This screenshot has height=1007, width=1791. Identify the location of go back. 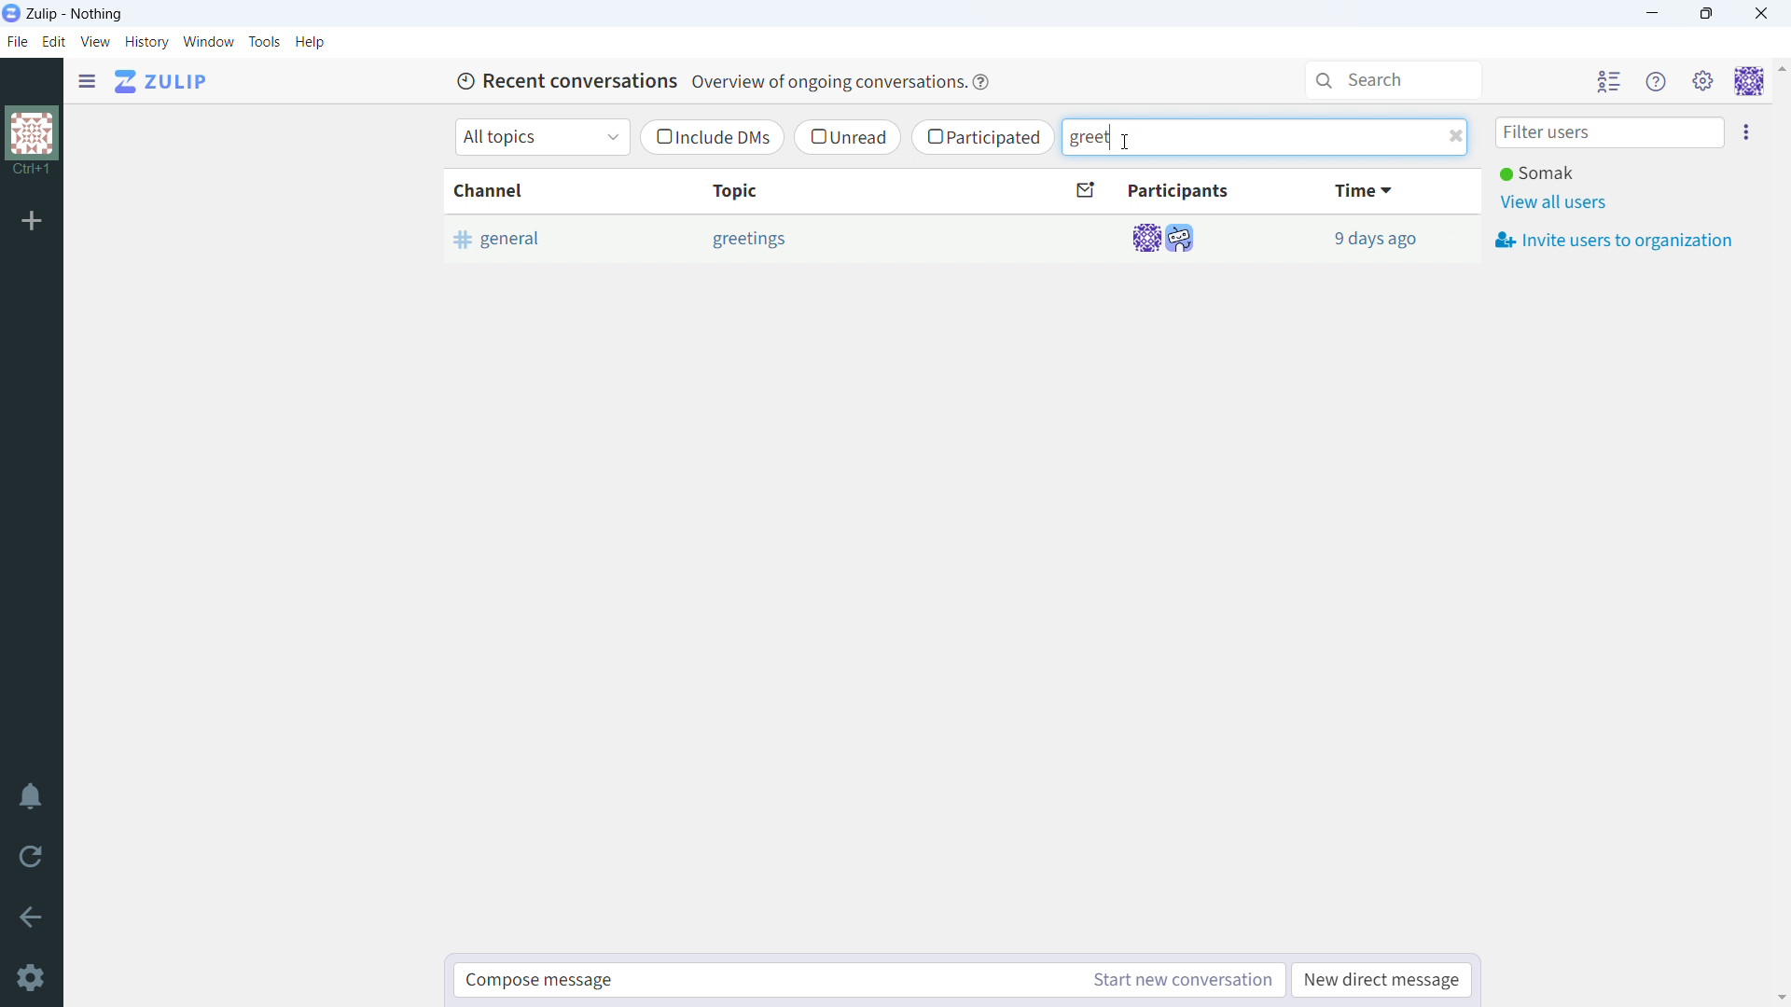
(32, 917).